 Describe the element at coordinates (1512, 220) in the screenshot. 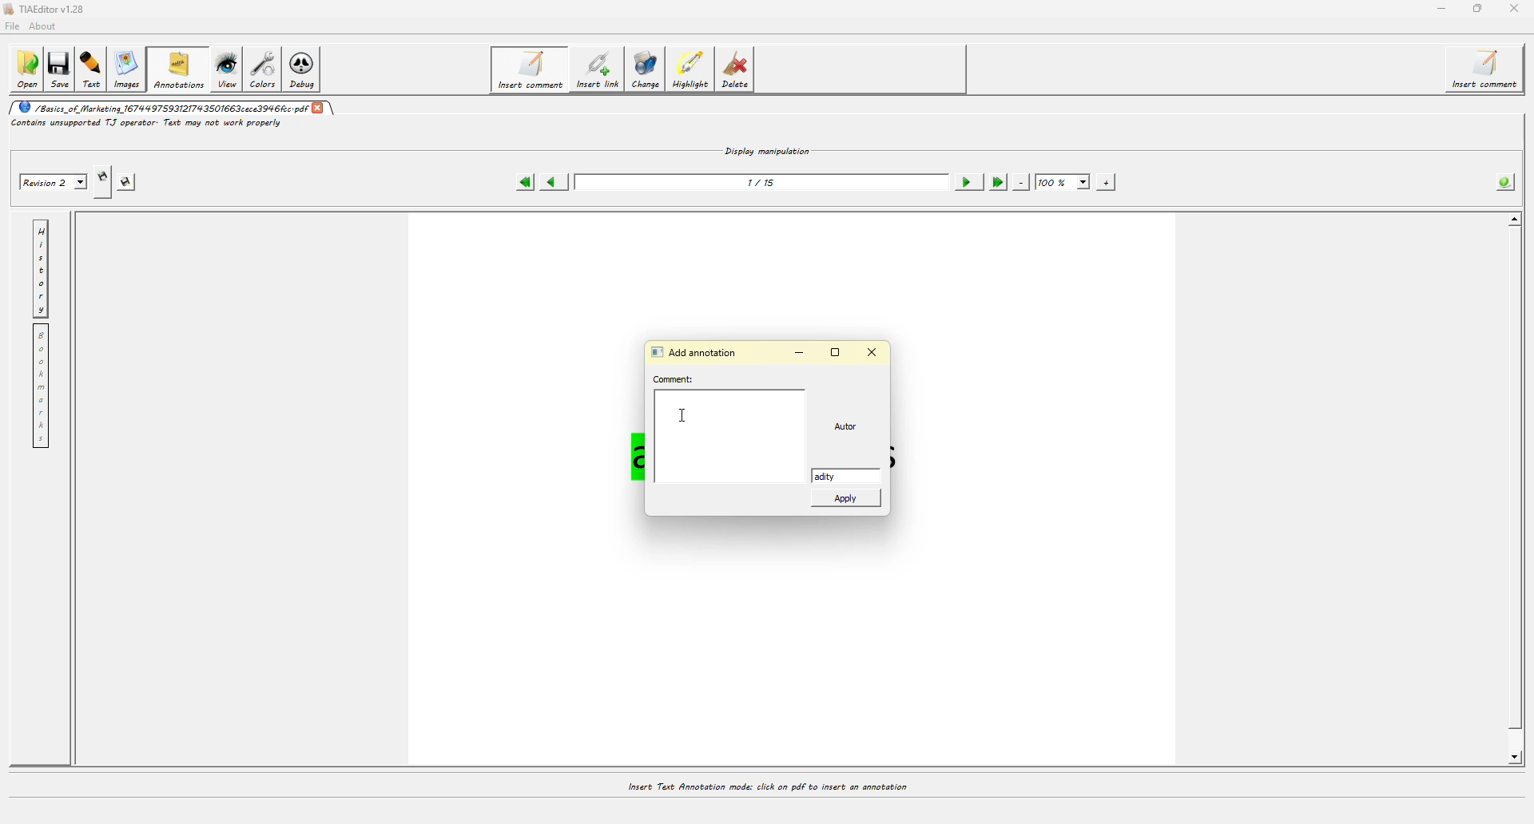

I see `scroll up` at that location.